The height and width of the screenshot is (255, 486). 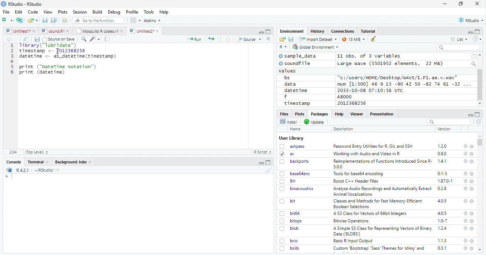 What do you see at coordinates (472, 248) in the screenshot?
I see `close` at bounding box center [472, 248].